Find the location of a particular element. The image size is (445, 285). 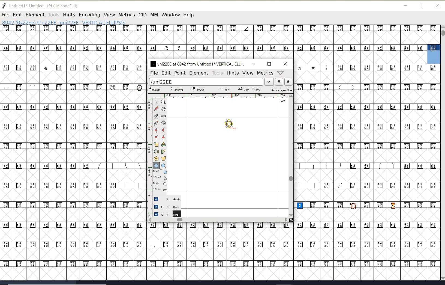

help is located at coordinates (190, 15).